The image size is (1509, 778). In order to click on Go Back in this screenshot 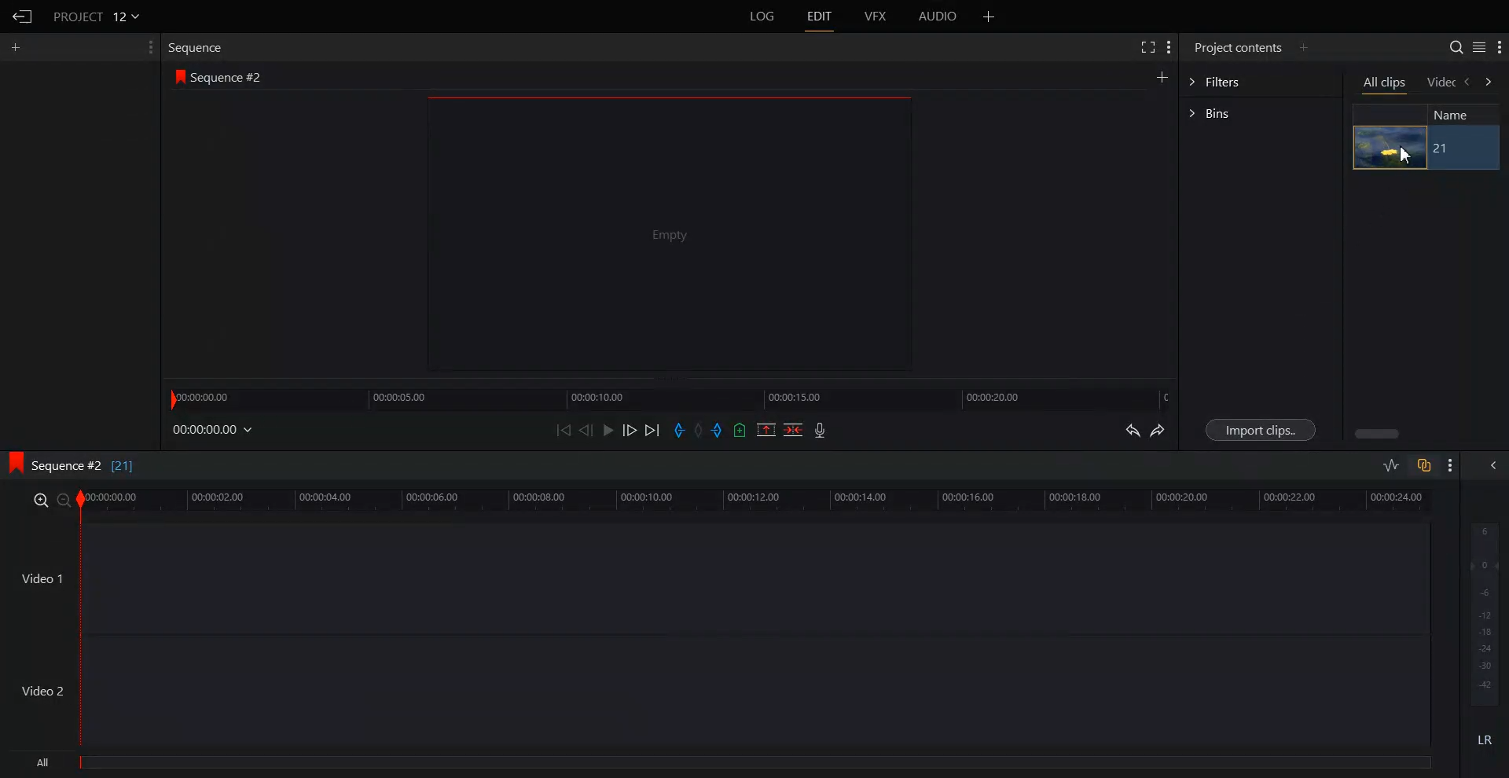, I will do `click(22, 16)`.